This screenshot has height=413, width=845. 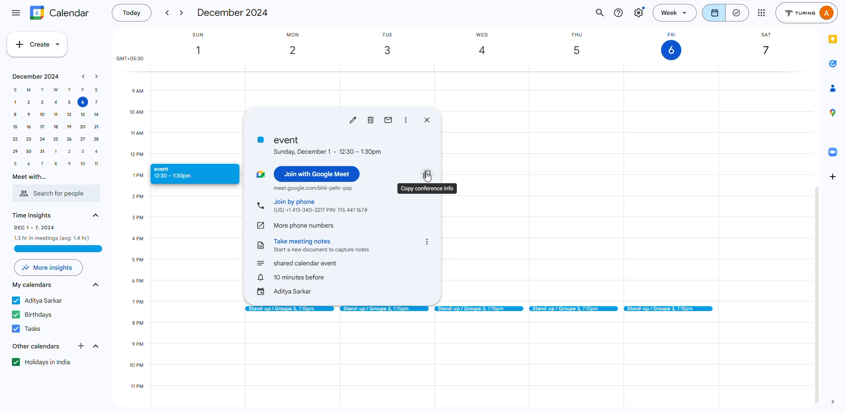 I want to click on holiday, so click(x=44, y=362).